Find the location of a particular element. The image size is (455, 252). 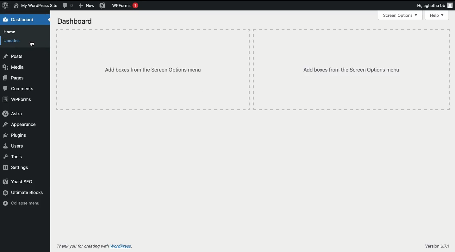

Appearance is located at coordinates (21, 124).